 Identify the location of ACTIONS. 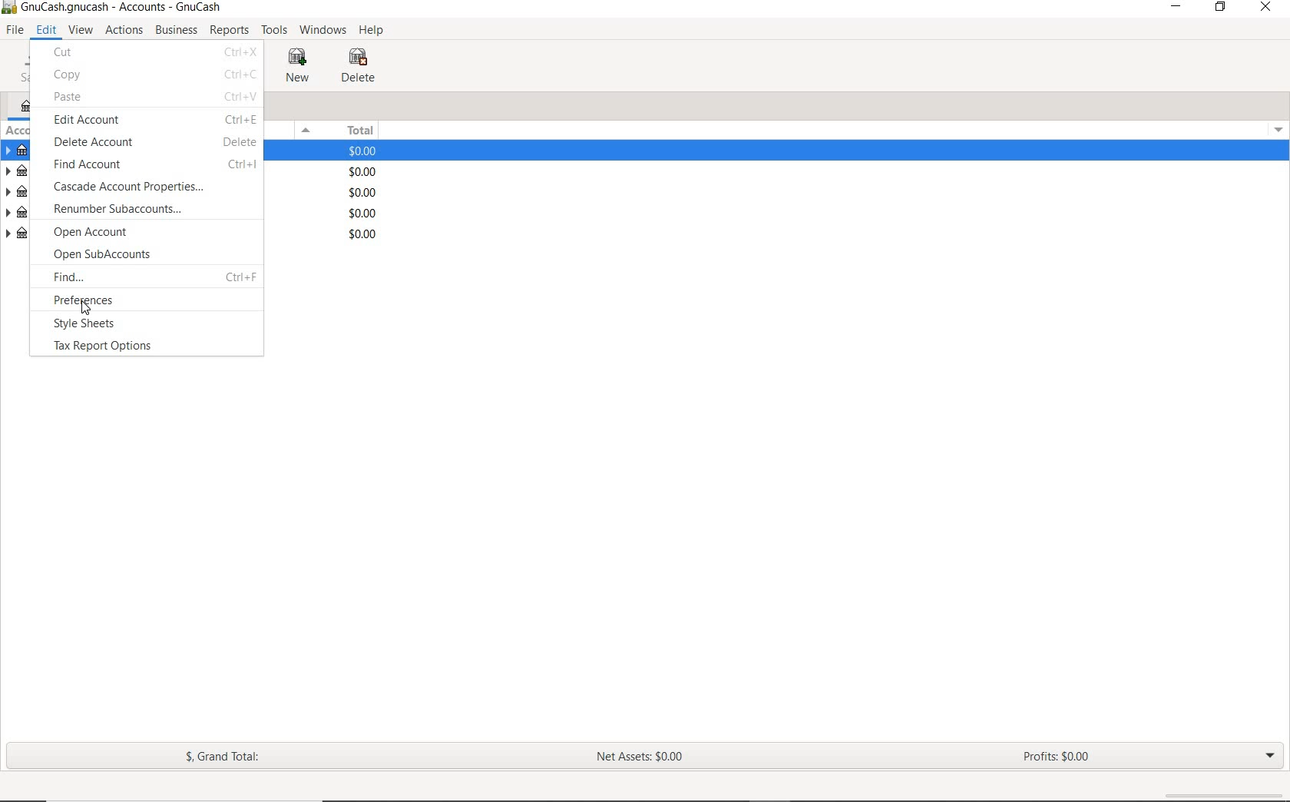
(123, 31).